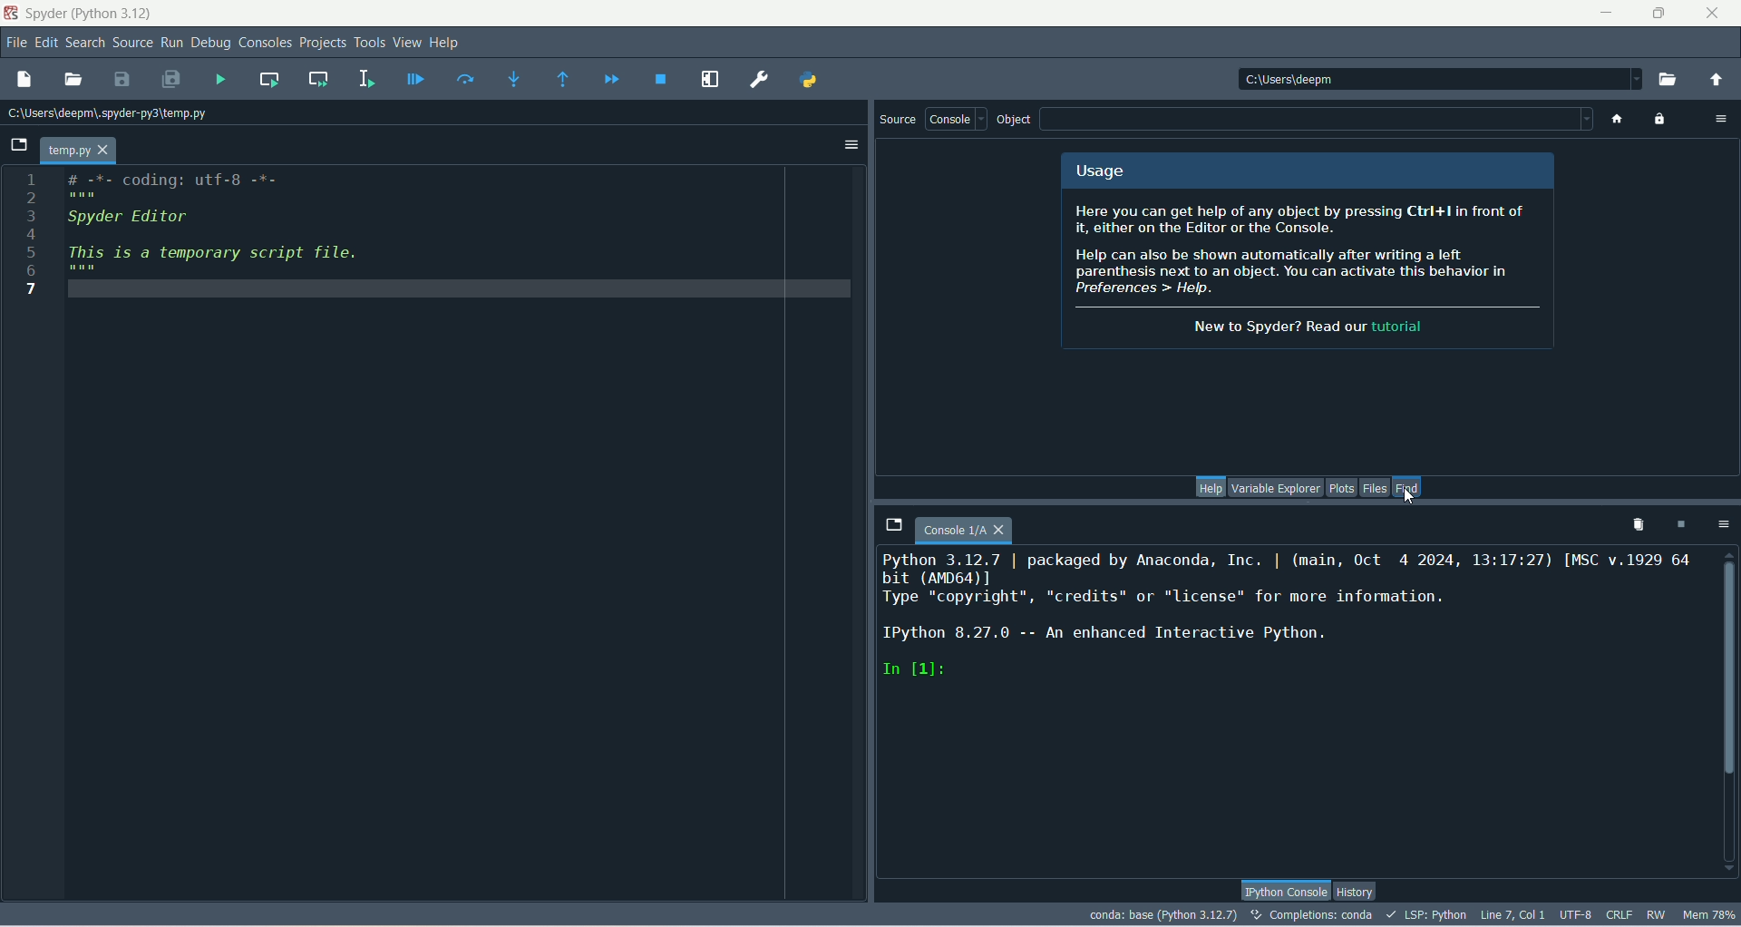 This screenshot has height=927, width=1741. Describe the element at coordinates (807, 80) in the screenshot. I see `PYTHONPATH MANAGER` at that location.